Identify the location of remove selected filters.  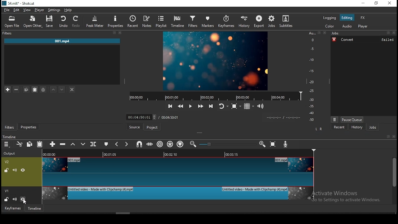
(17, 89).